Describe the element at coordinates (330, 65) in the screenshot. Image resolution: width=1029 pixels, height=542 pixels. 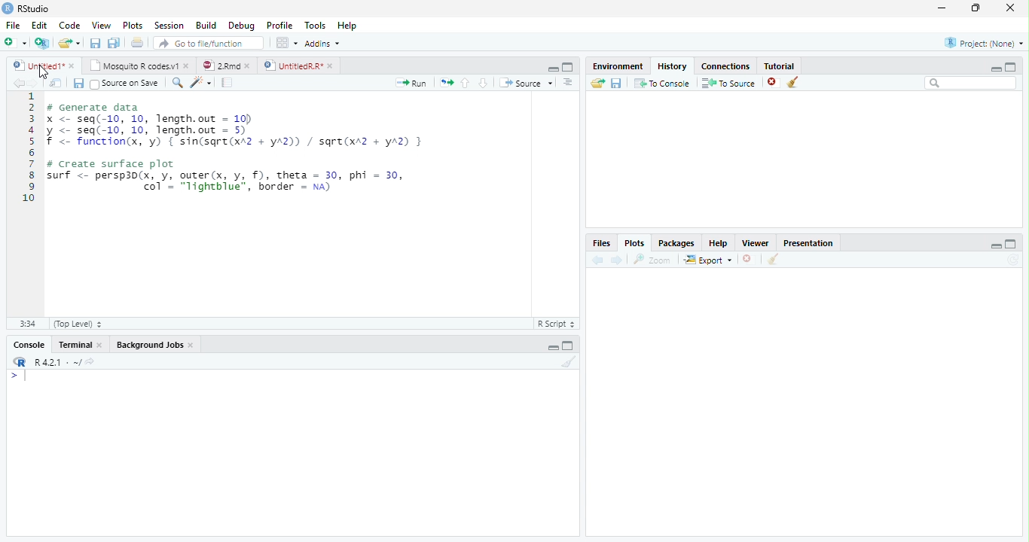
I see `close` at that location.